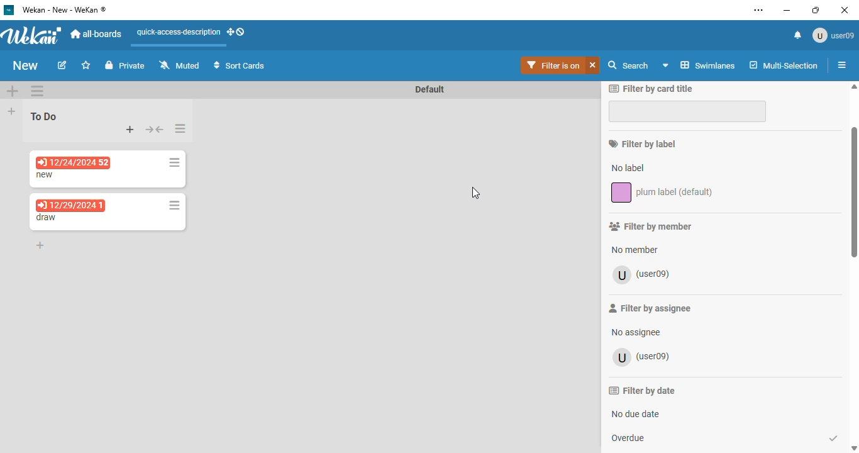 The image size is (859, 453). What do you see at coordinates (651, 87) in the screenshot?
I see `filter by card title` at bounding box center [651, 87].